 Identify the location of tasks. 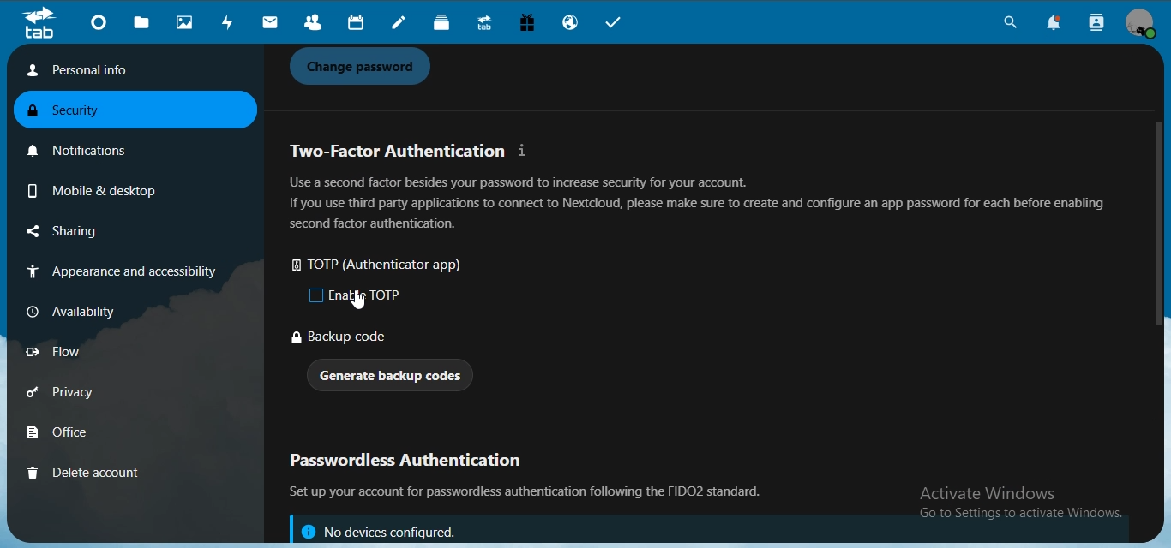
(620, 24).